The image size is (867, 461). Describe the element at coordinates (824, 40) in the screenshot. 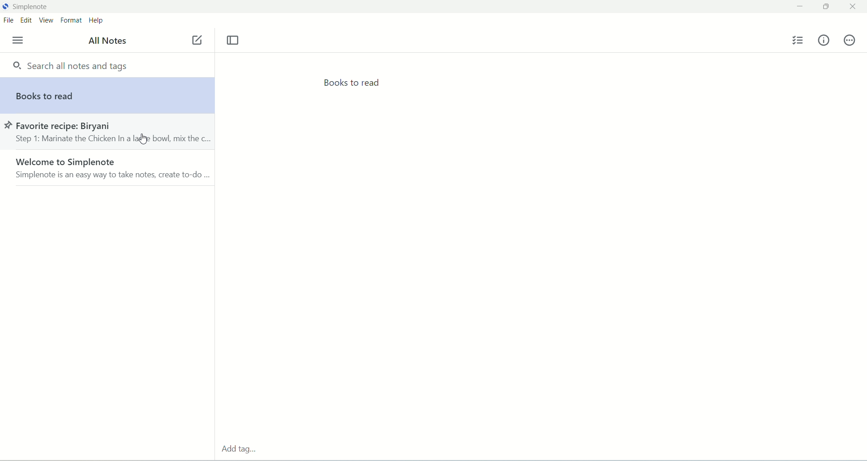

I see `info` at that location.